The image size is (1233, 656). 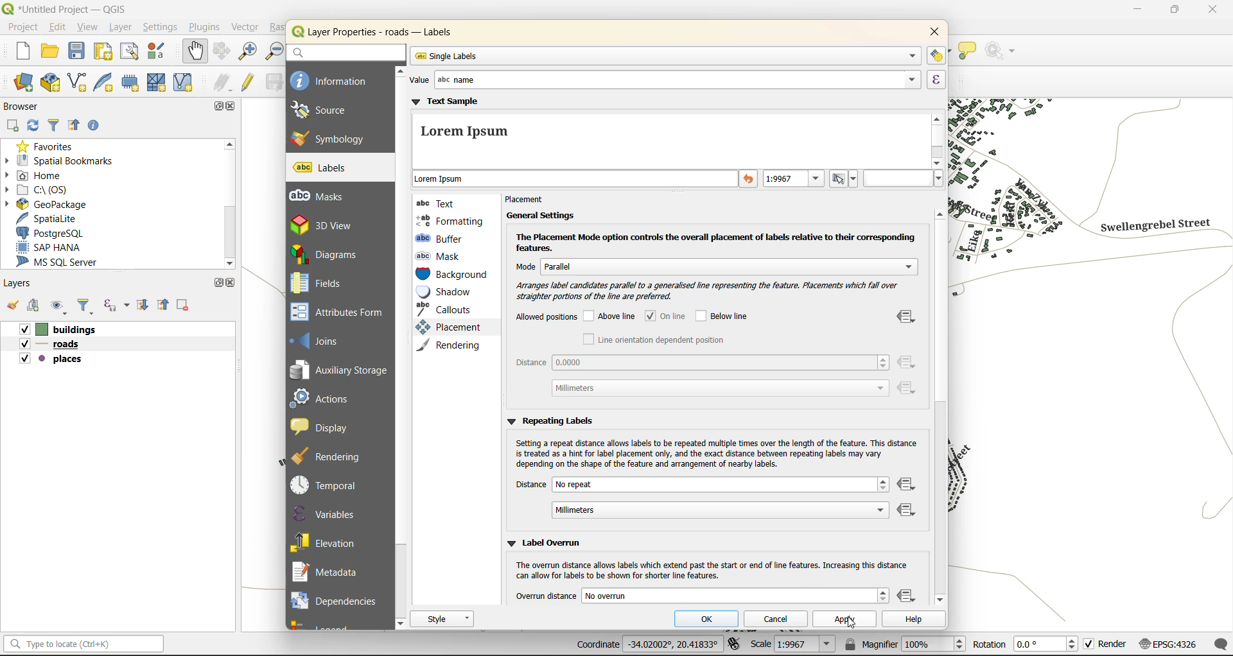 I want to click on dependencies, so click(x=335, y=599).